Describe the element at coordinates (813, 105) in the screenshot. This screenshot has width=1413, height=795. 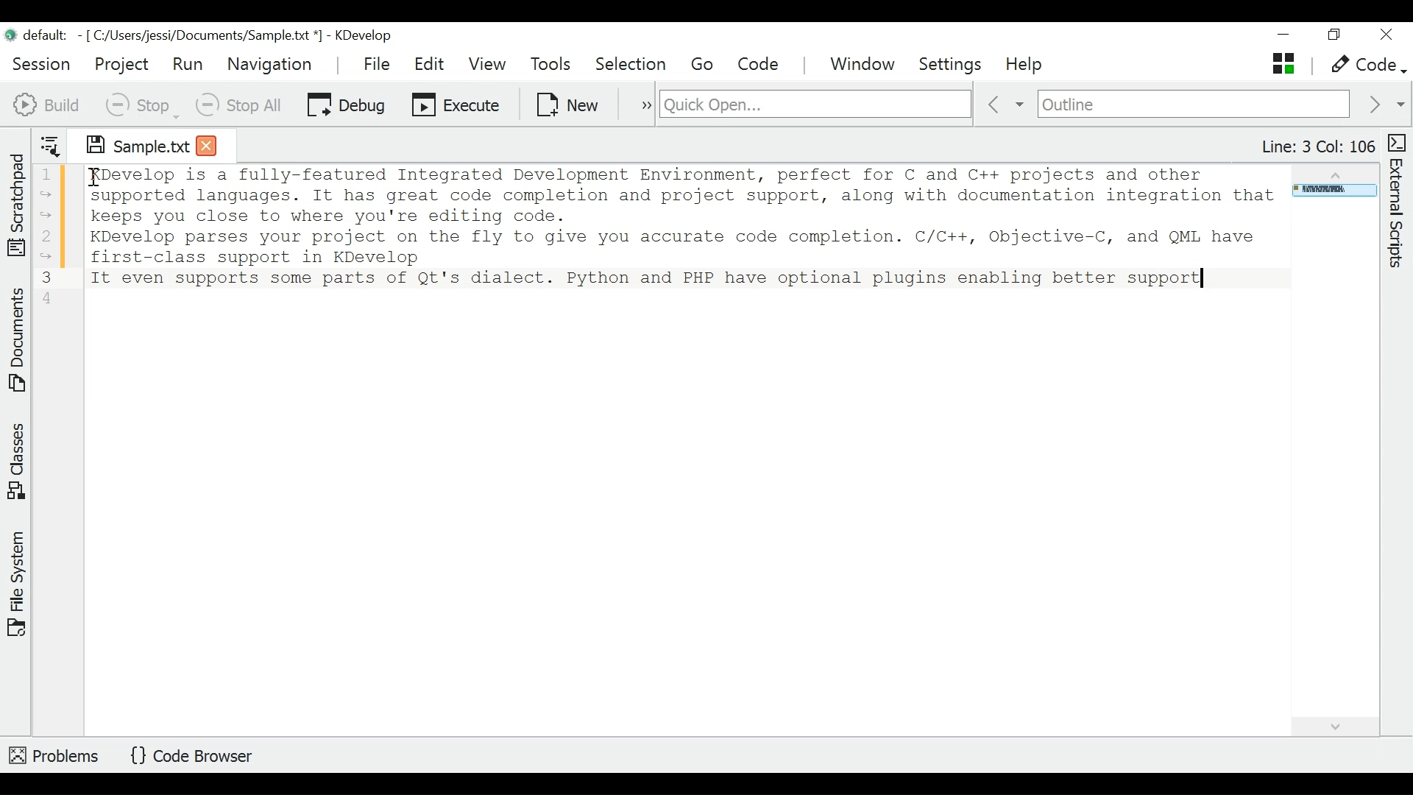
I see `Quick Open...` at that location.